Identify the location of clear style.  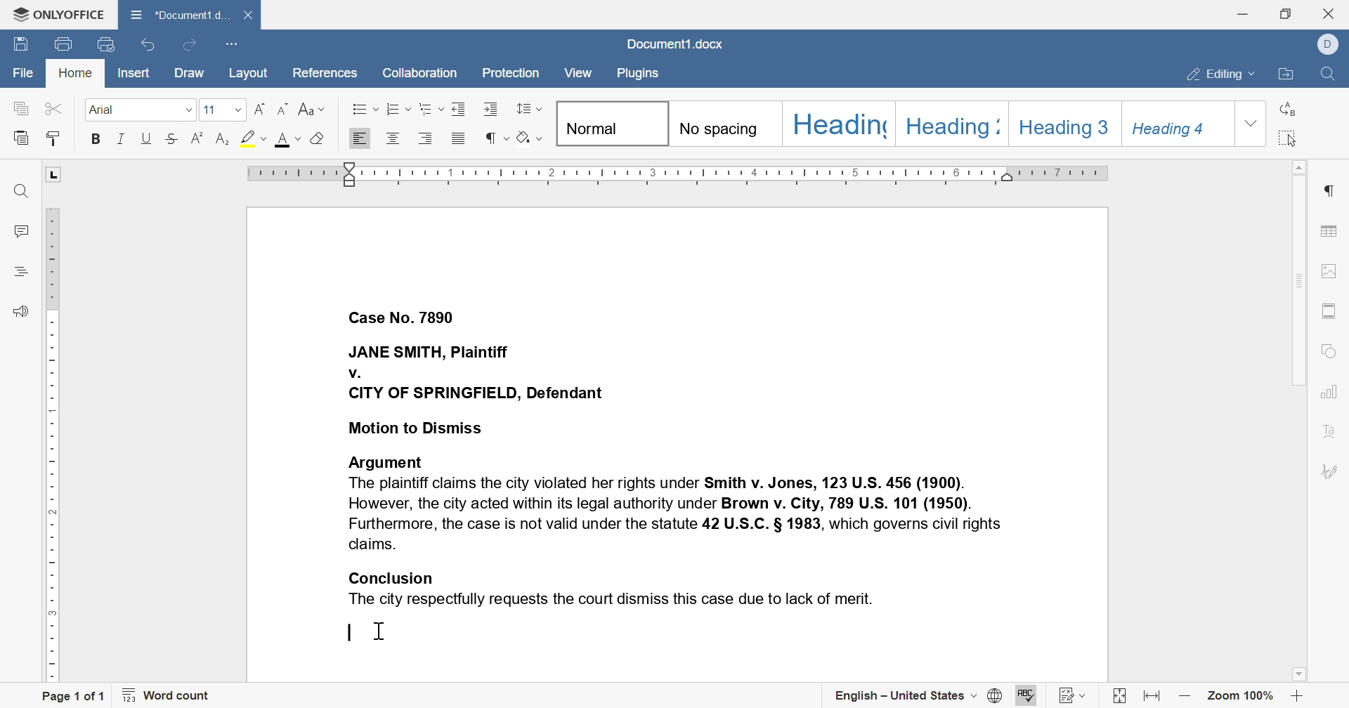
(319, 140).